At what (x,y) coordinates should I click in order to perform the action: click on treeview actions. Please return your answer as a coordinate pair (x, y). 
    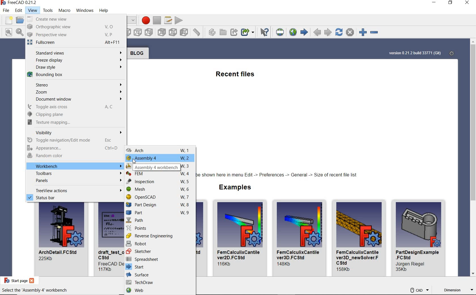
    Looking at the image, I should click on (75, 190).